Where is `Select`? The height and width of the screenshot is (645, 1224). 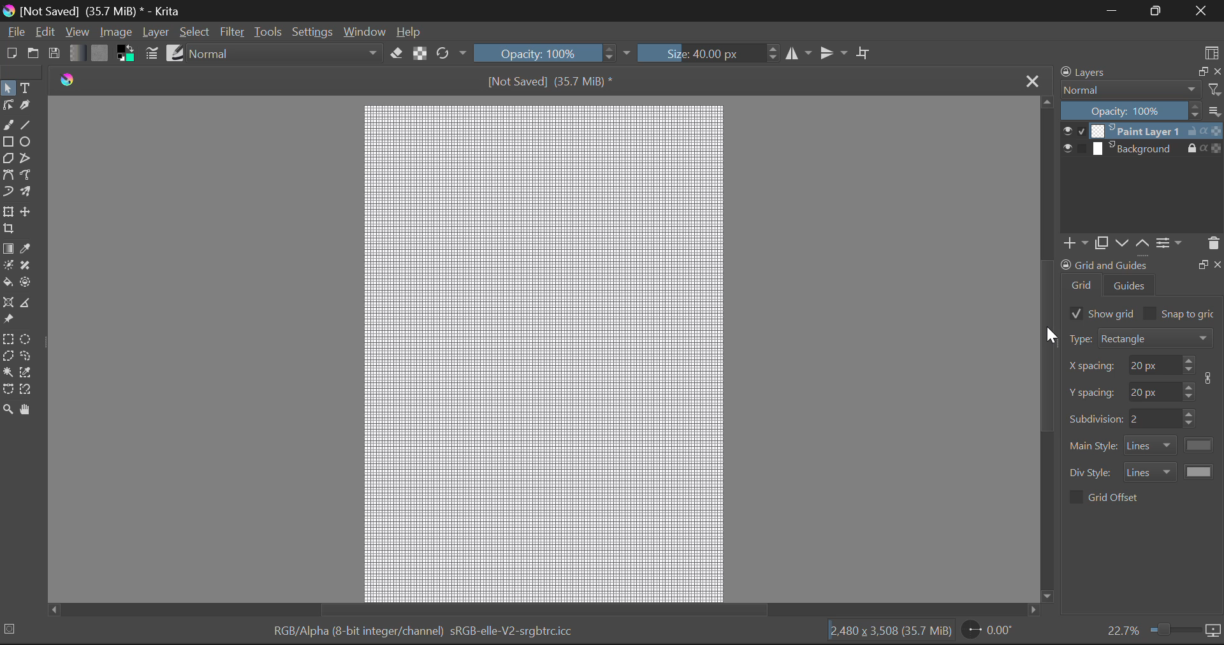 Select is located at coordinates (195, 33).